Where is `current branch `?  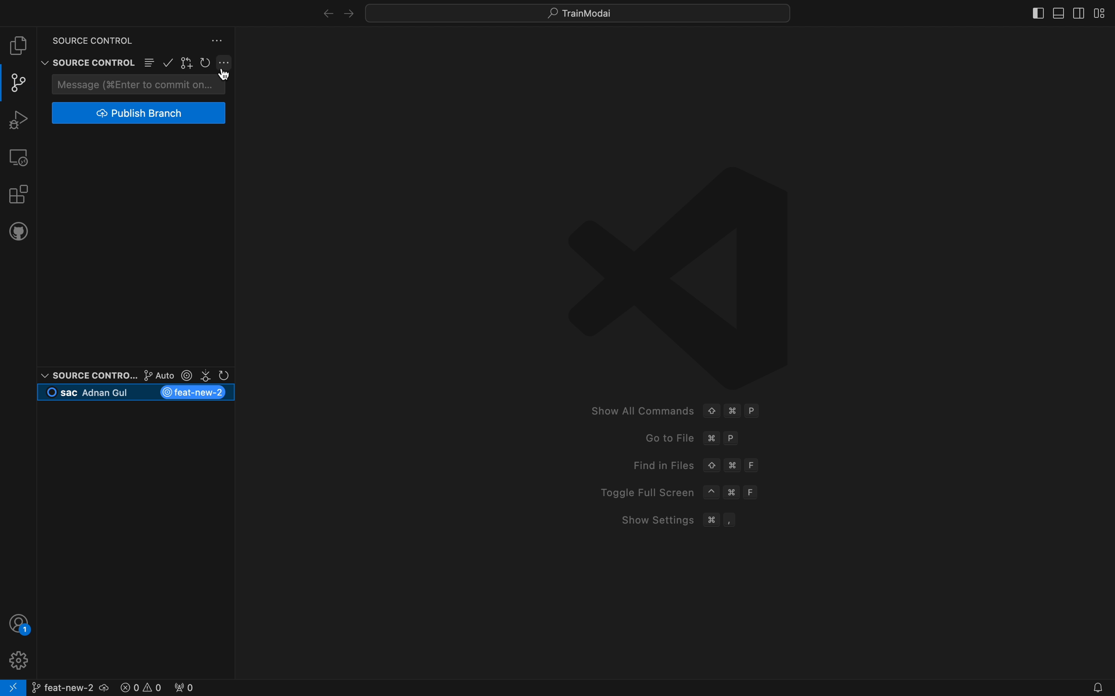 current branch  is located at coordinates (137, 393).